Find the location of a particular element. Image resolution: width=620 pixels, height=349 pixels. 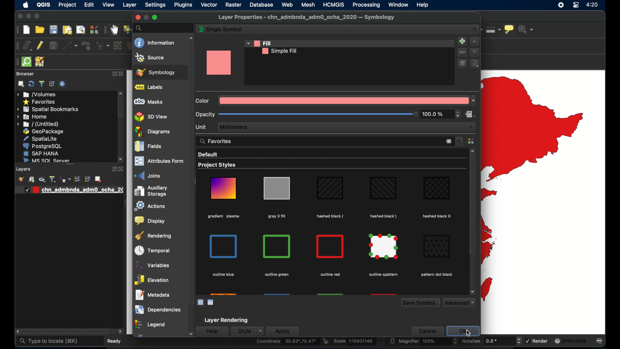

vector is located at coordinates (209, 5).